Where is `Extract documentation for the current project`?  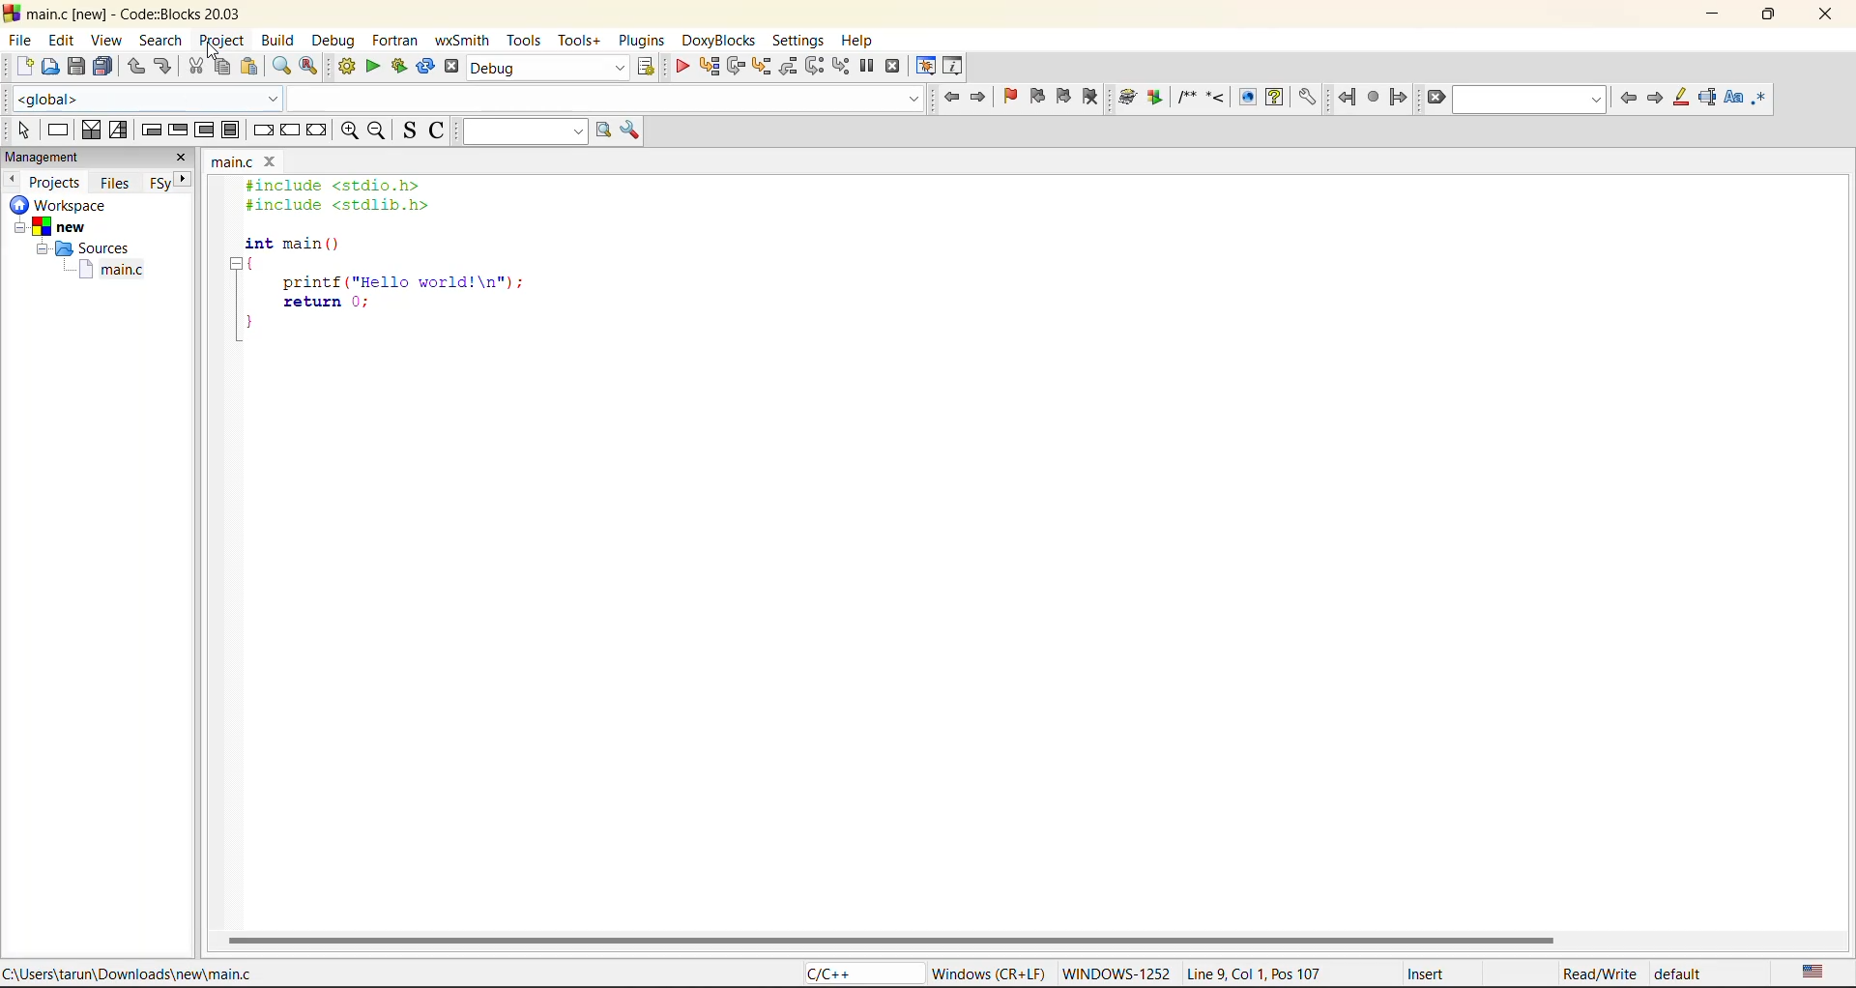 Extract documentation for the current project is located at coordinates (1155, 98).